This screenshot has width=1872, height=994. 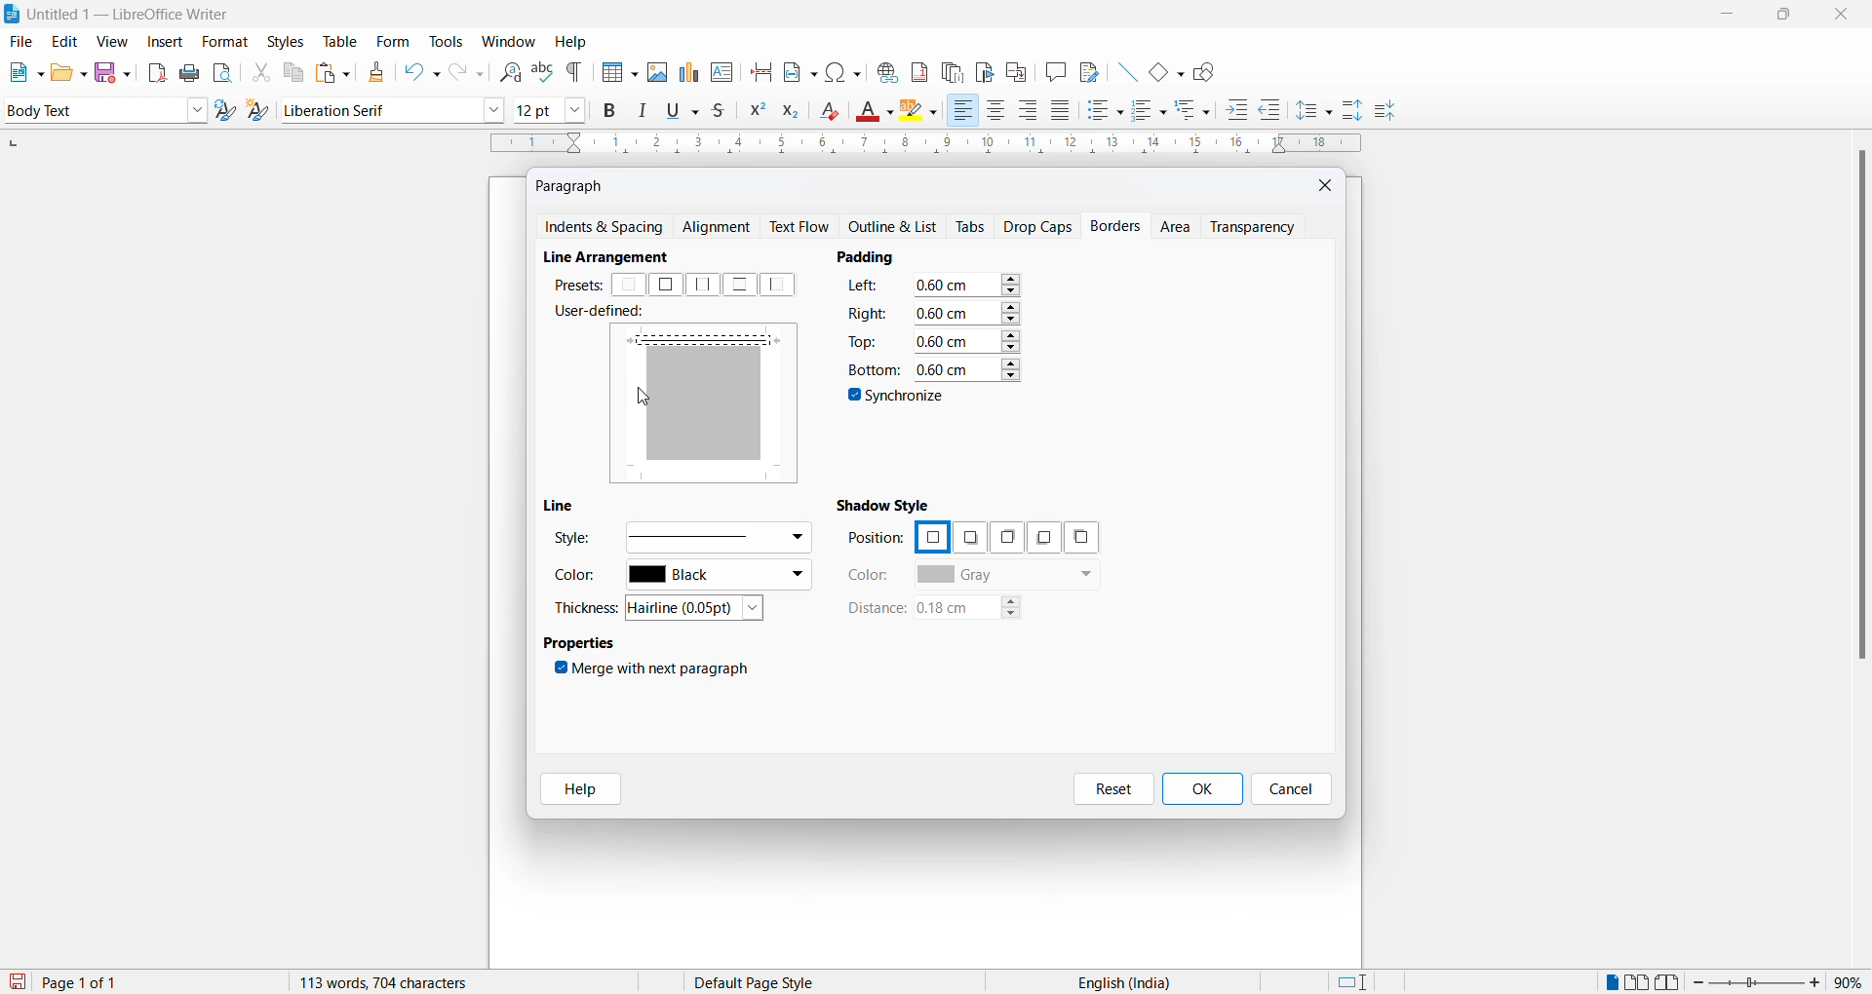 I want to click on page style, so click(x=761, y=982).